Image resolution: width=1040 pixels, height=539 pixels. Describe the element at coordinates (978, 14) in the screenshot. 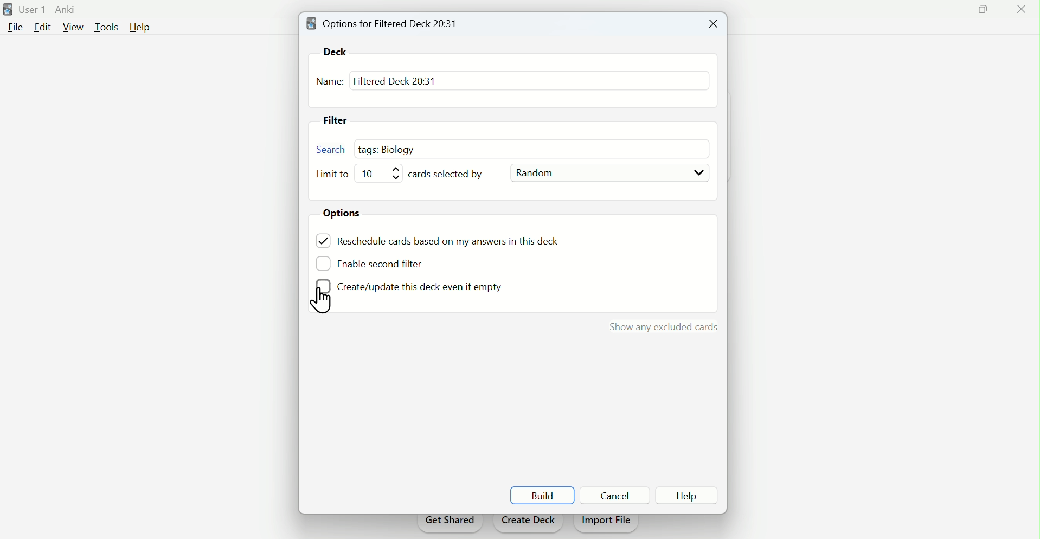

I see `Maximise` at that location.